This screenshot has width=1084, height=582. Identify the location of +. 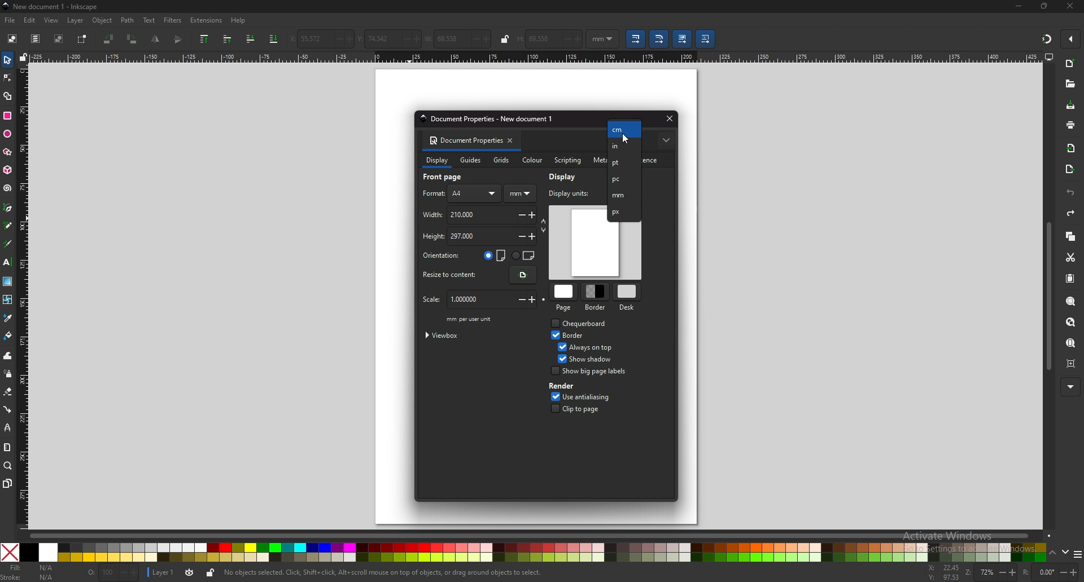
(488, 40).